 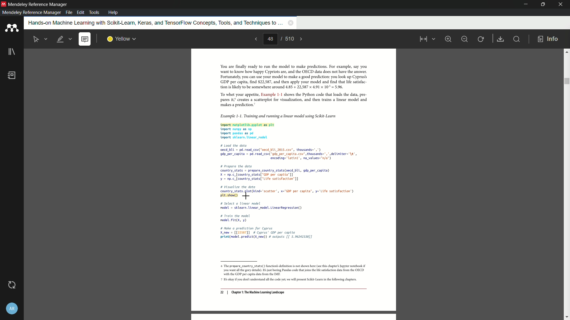 What do you see at coordinates (64, 39) in the screenshot?
I see `highlight text is selected` at bounding box center [64, 39].